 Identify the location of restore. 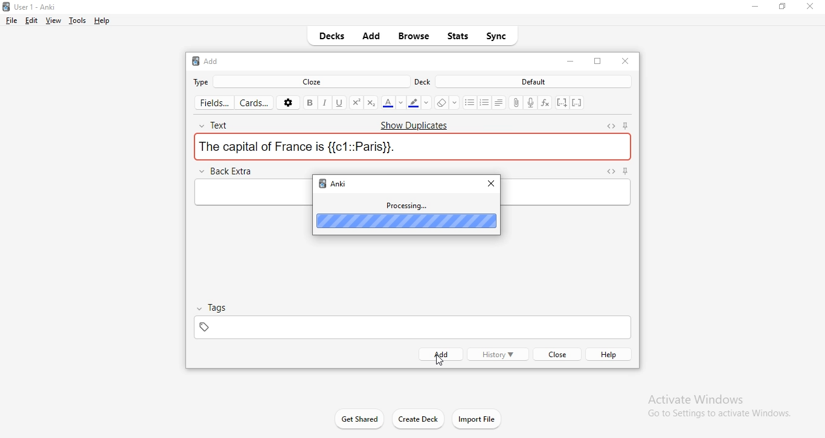
(780, 10).